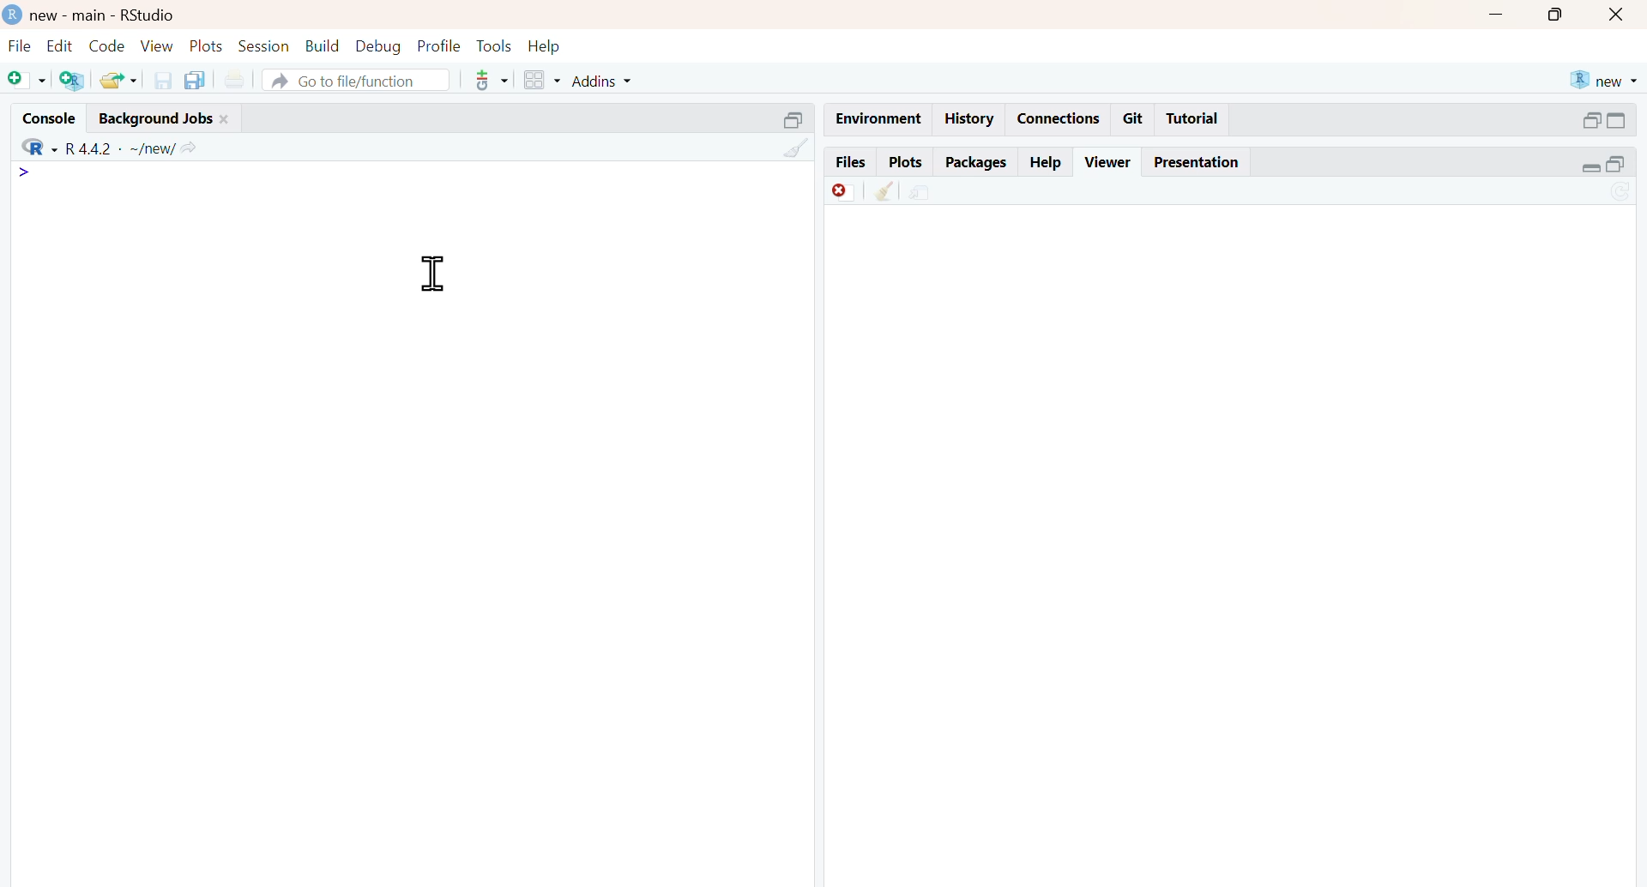 The image size is (1647, 887). I want to click on console, so click(53, 118).